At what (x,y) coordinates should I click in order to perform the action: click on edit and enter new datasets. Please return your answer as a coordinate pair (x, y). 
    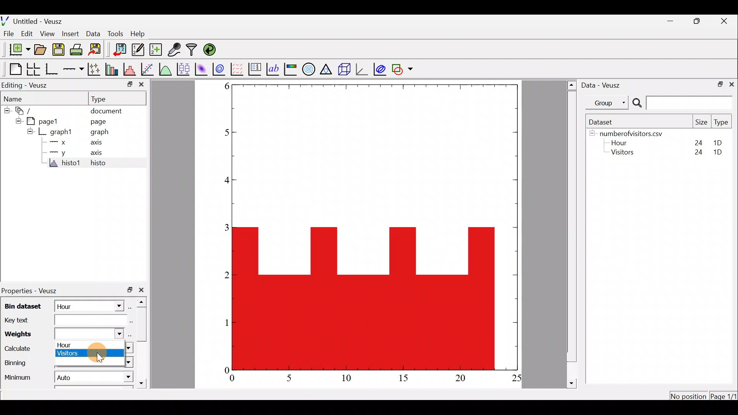
    Looking at the image, I should click on (138, 50).